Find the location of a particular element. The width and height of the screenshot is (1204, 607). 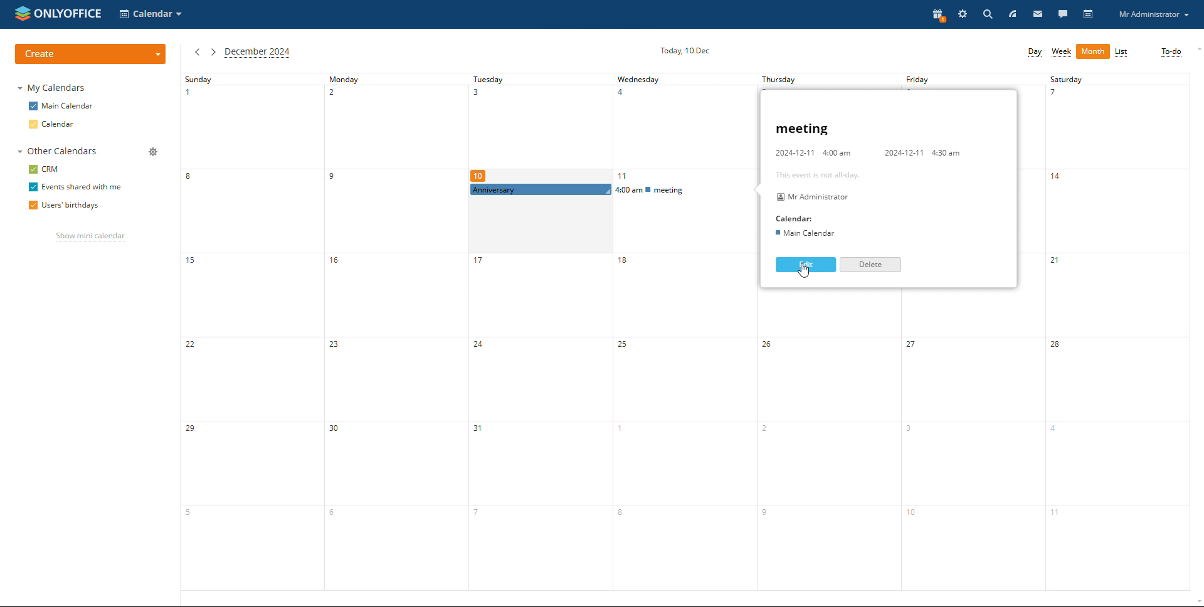

mail is located at coordinates (1042, 15).